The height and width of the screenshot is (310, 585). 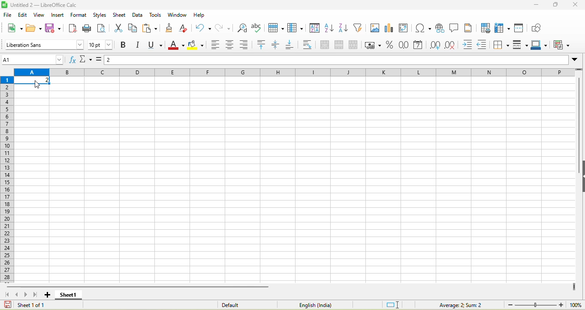 I want to click on print preview, so click(x=103, y=29).